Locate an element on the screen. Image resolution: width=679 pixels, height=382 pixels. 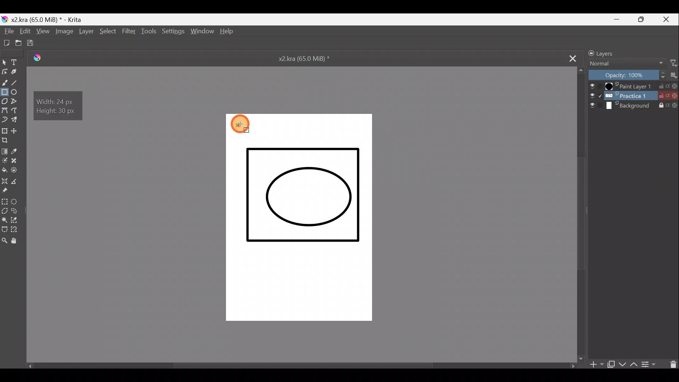
Select is located at coordinates (109, 32).